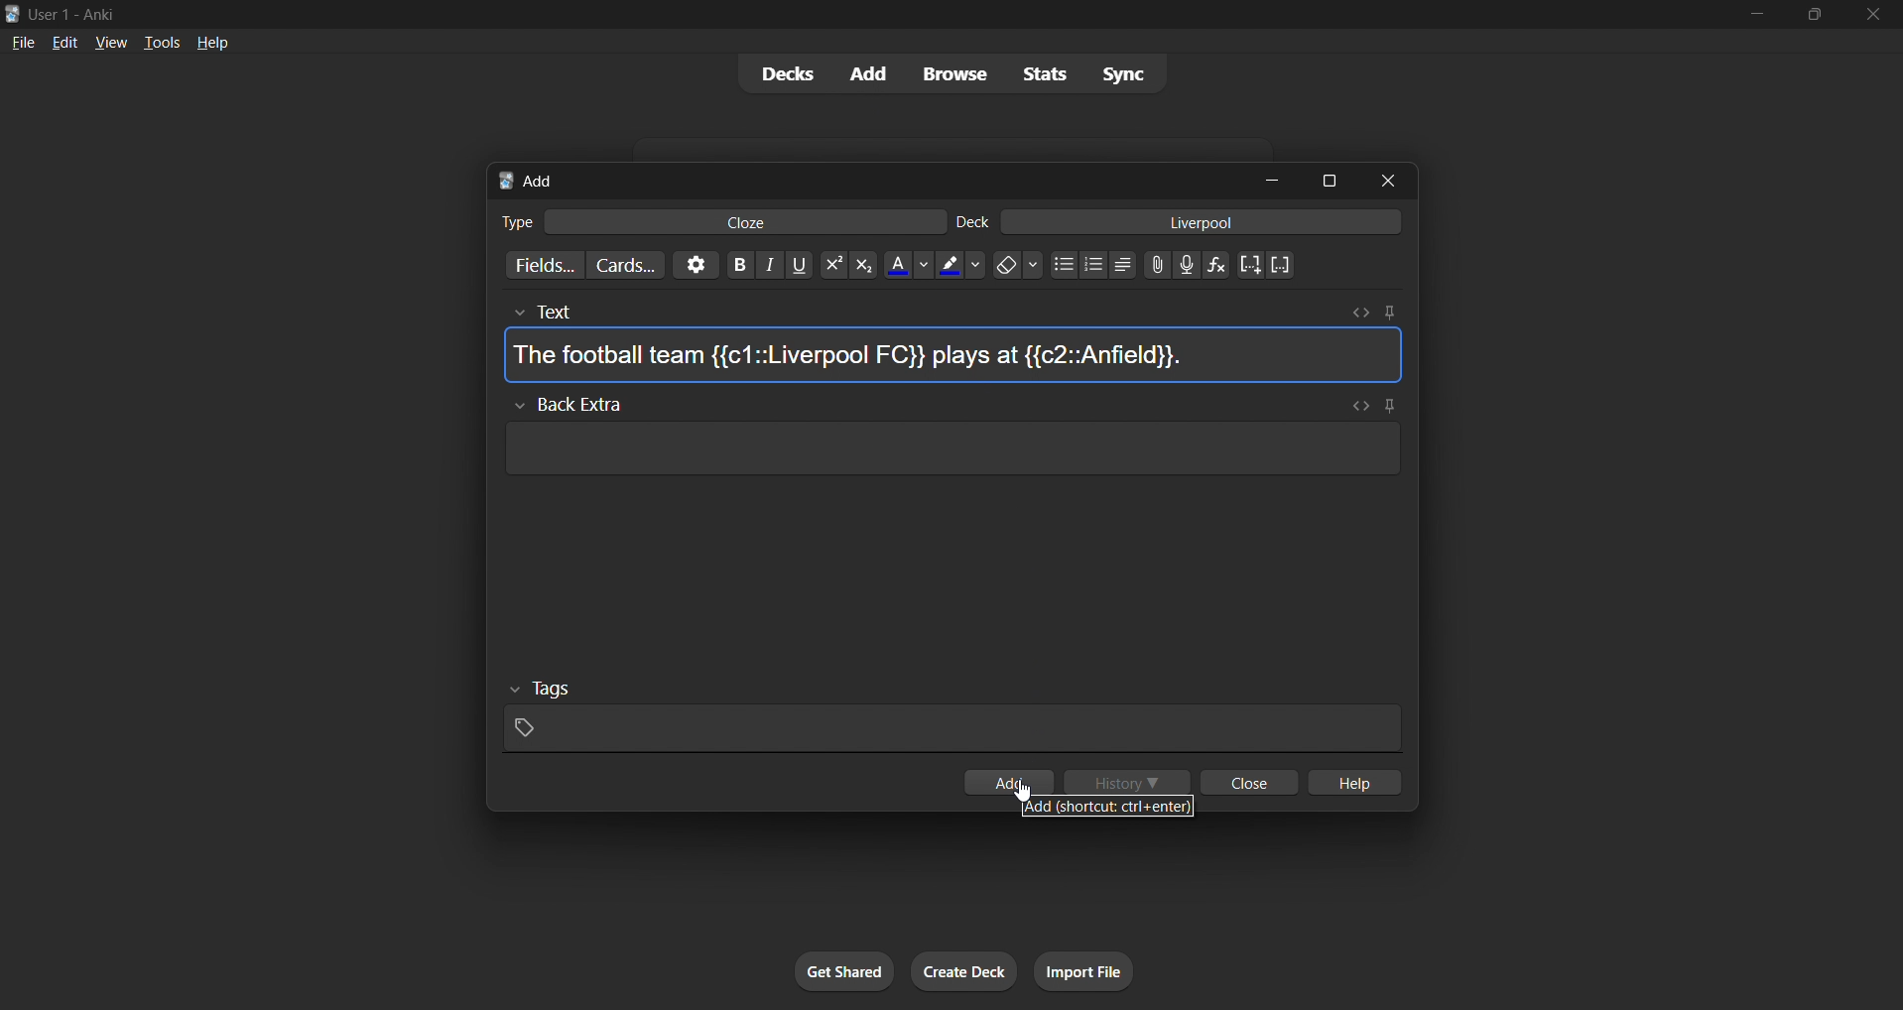 Image resolution: width=1903 pixels, height=1010 pixels. Describe the element at coordinates (21, 44) in the screenshot. I see `file` at that location.